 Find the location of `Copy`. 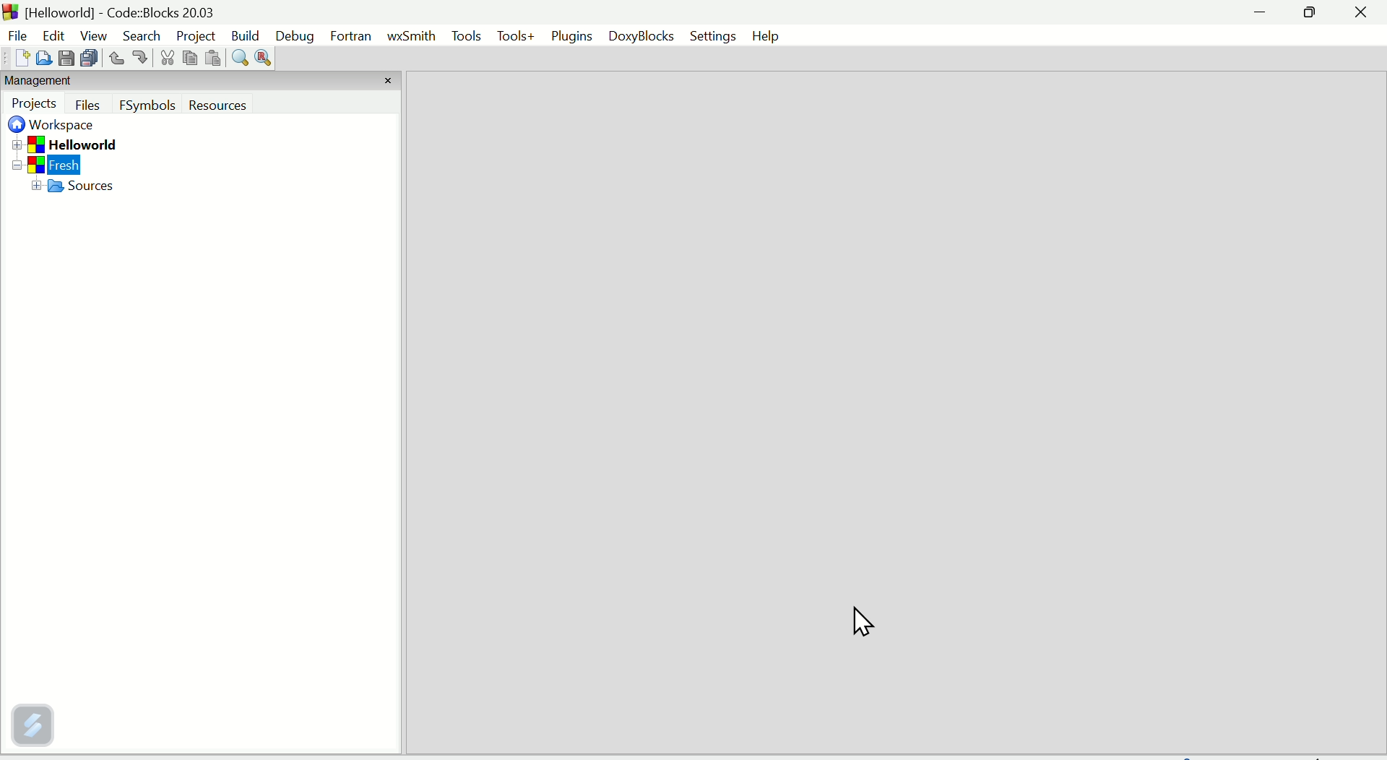

Copy is located at coordinates (189, 58).